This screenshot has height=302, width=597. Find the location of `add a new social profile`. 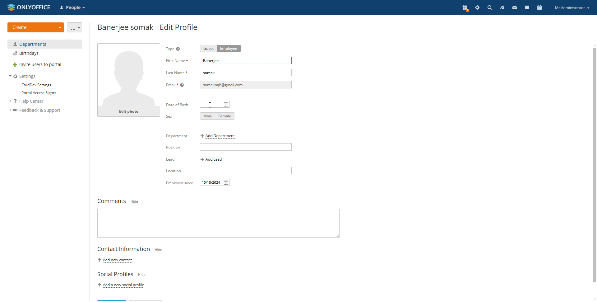

add a new social profile is located at coordinates (123, 285).